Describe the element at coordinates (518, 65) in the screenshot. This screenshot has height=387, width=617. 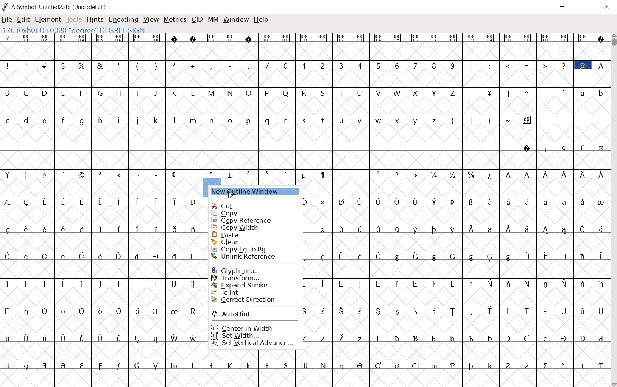
I see `special characters` at that location.